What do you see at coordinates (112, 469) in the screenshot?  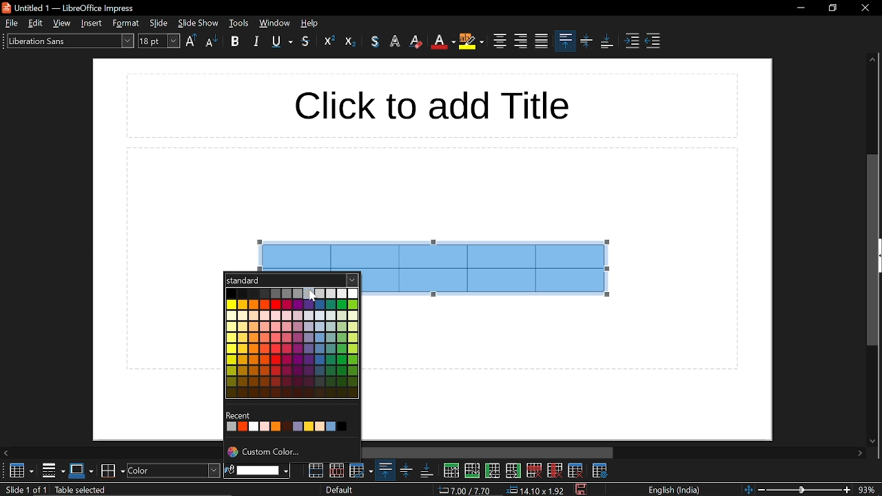 I see `border color` at bounding box center [112, 469].